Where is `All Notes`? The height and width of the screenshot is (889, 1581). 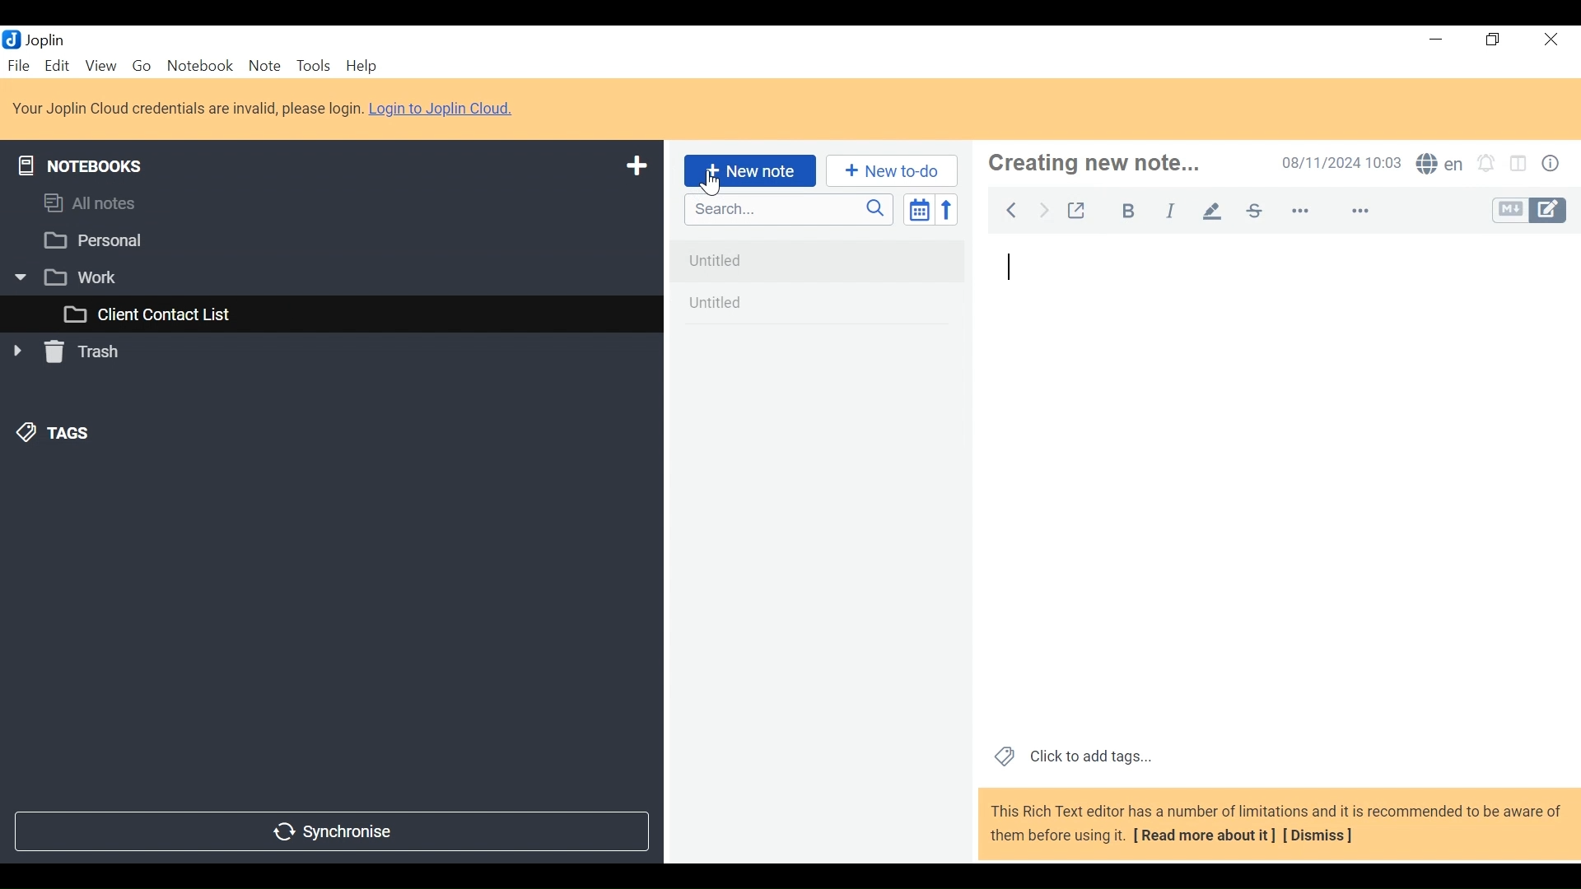
All Notes is located at coordinates (330, 206).